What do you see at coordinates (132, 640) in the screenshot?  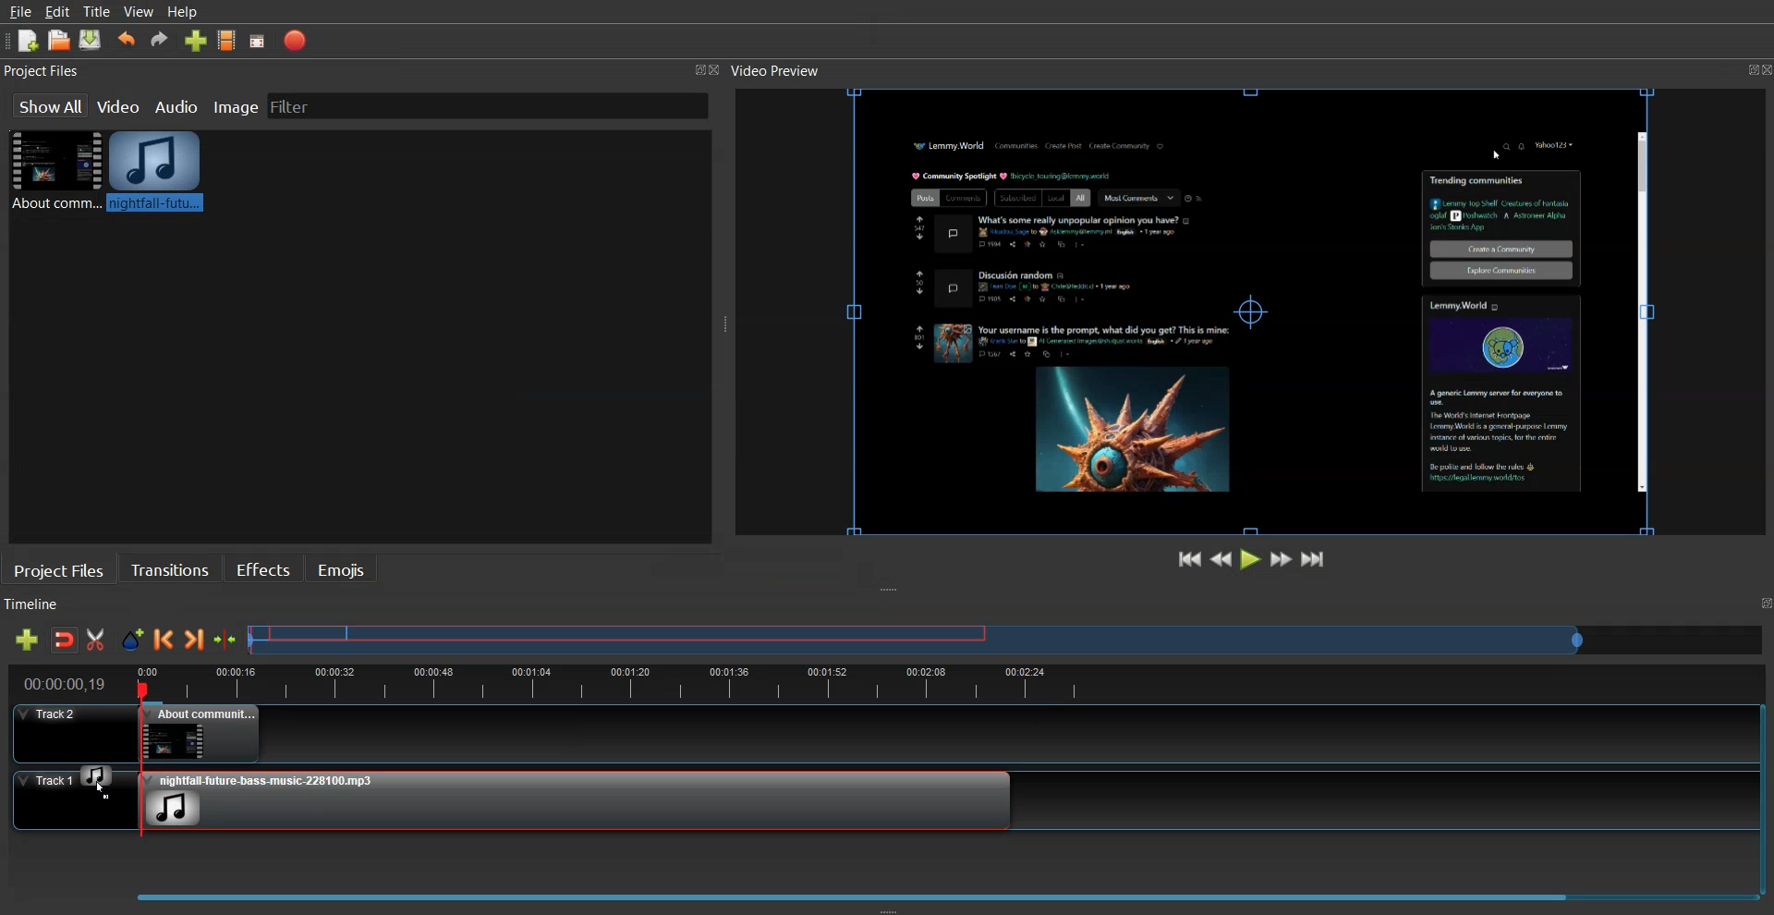 I see `Add Marker` at bounding box center [132, 640].